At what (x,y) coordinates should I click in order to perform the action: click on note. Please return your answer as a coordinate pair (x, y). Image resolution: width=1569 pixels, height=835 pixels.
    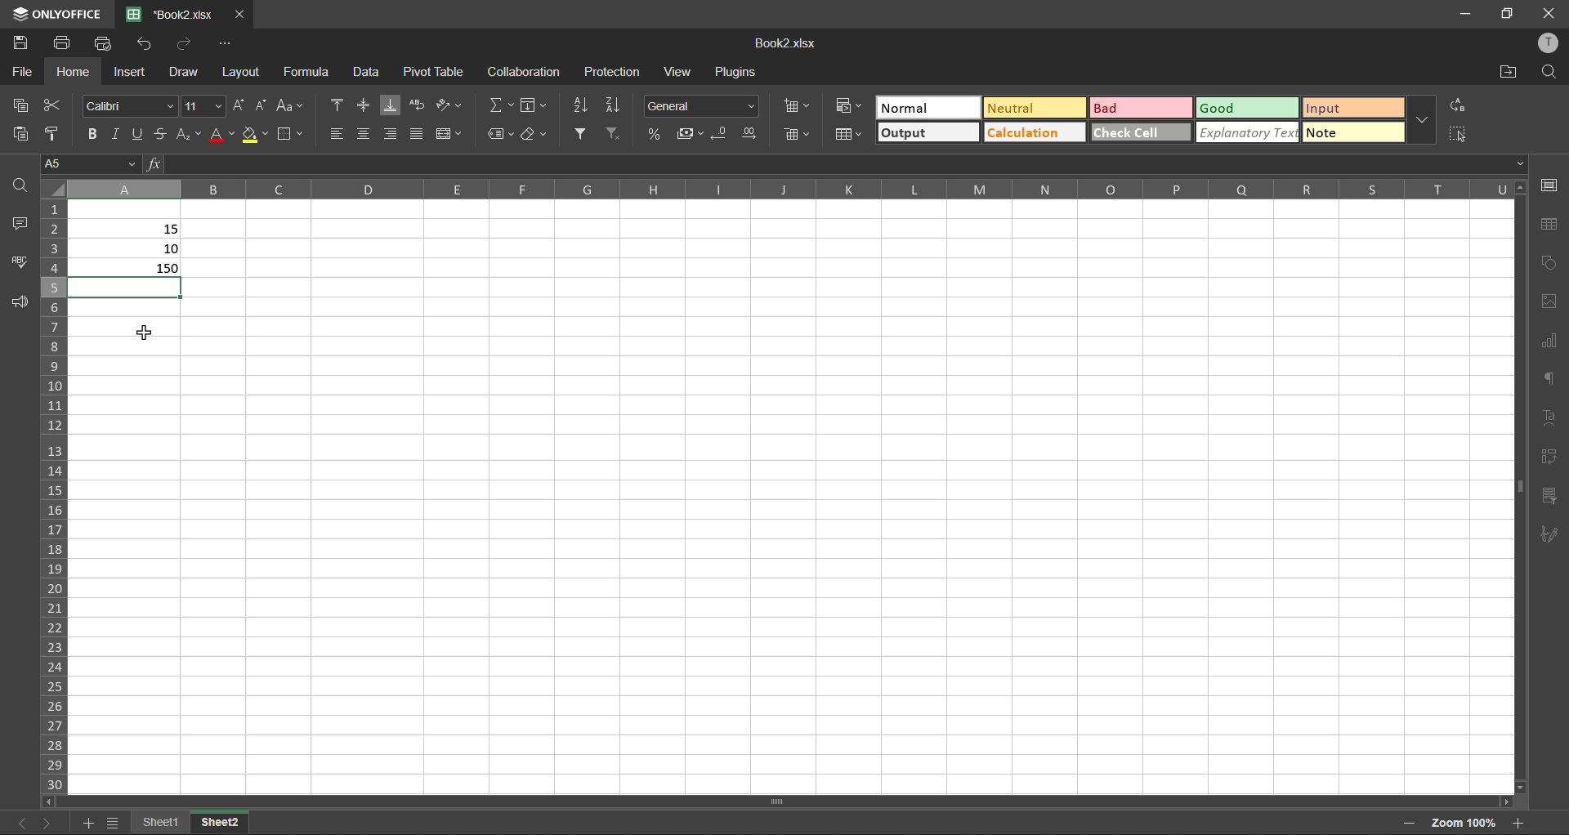
    Looking at the image, I should click on (1352, 132).